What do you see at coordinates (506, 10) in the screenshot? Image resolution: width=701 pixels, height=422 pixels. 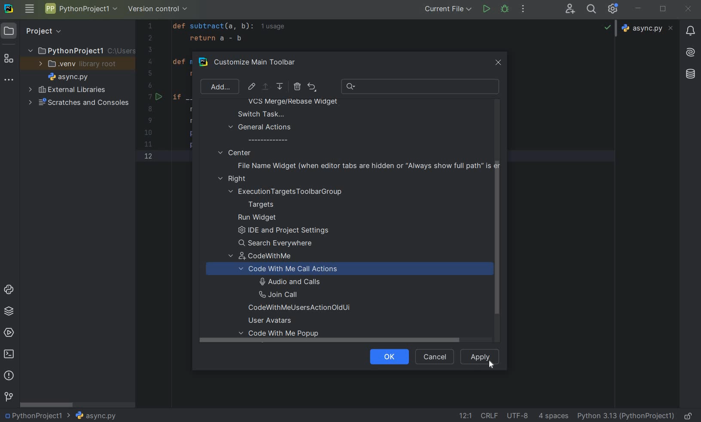 I see `DEBUG` at bounding box center [506, 10].